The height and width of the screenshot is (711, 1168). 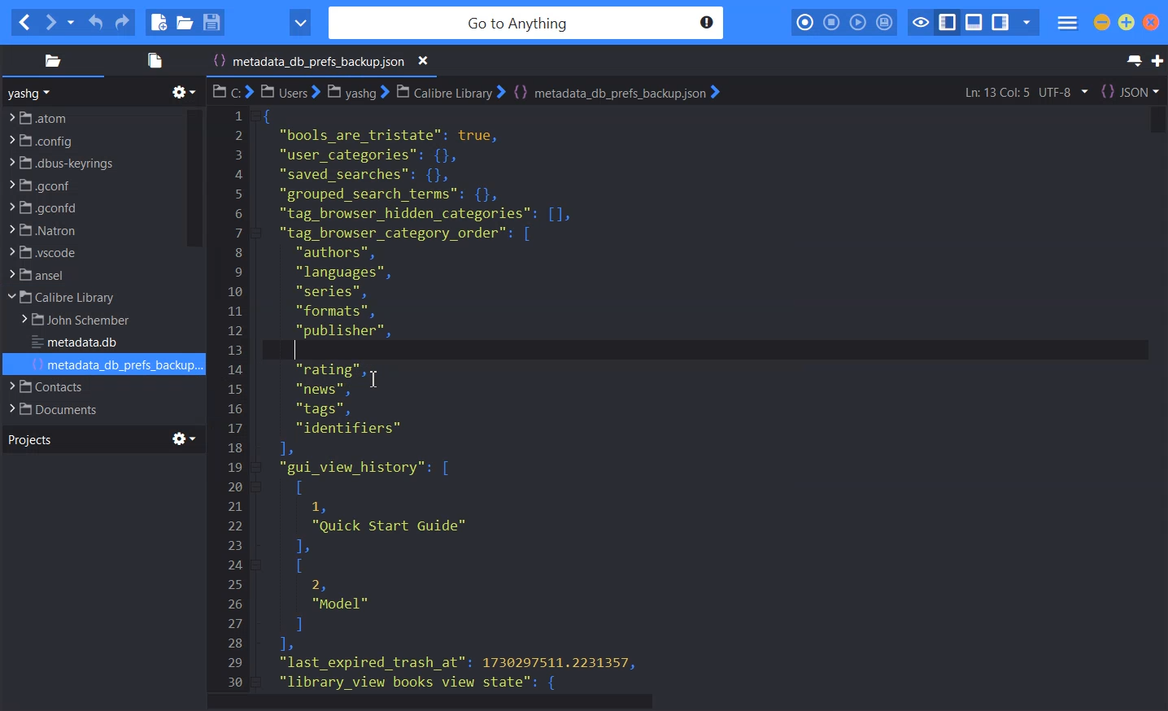 I want to click on Projects, so click(x=29, y=438).